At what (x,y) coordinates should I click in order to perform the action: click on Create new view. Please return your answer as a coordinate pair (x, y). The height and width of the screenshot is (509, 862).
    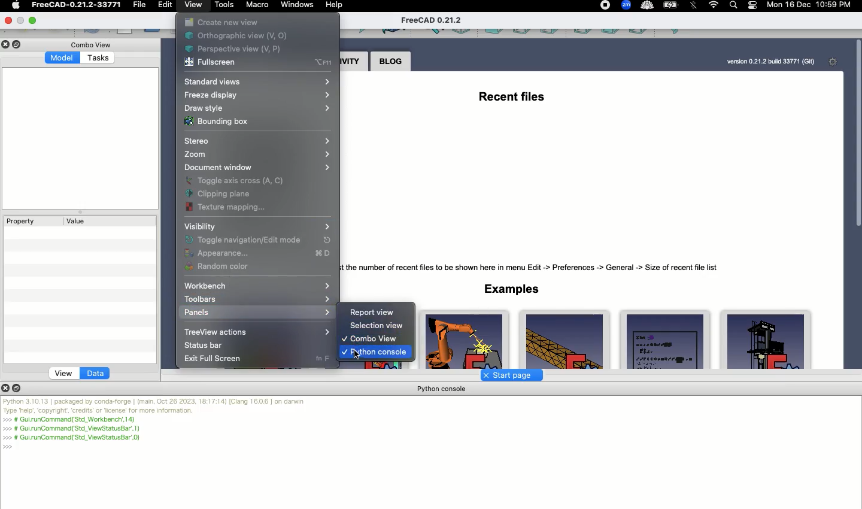
    Looking at the image, I should click on (222, 23).